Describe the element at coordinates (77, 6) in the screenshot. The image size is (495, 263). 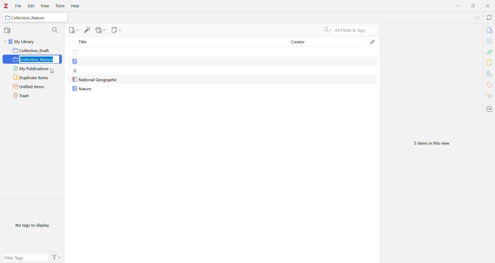
I see `Help` at that location.